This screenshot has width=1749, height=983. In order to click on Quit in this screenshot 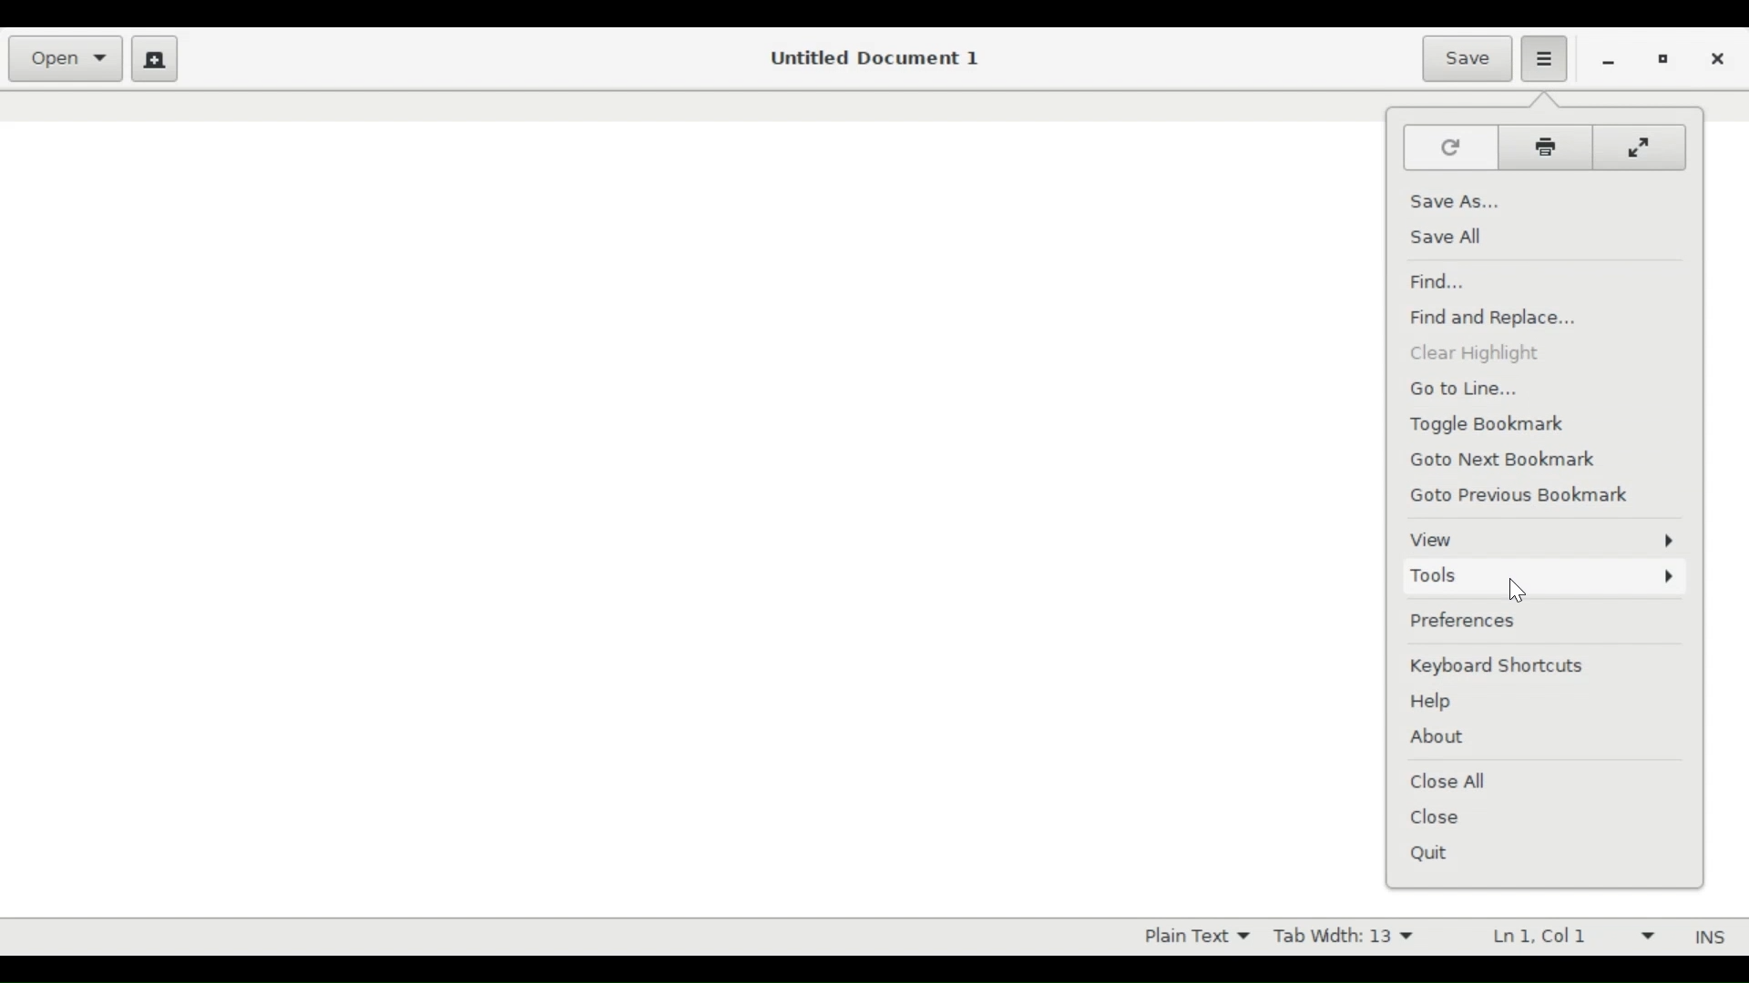, I will do `click(1434, 856)`.